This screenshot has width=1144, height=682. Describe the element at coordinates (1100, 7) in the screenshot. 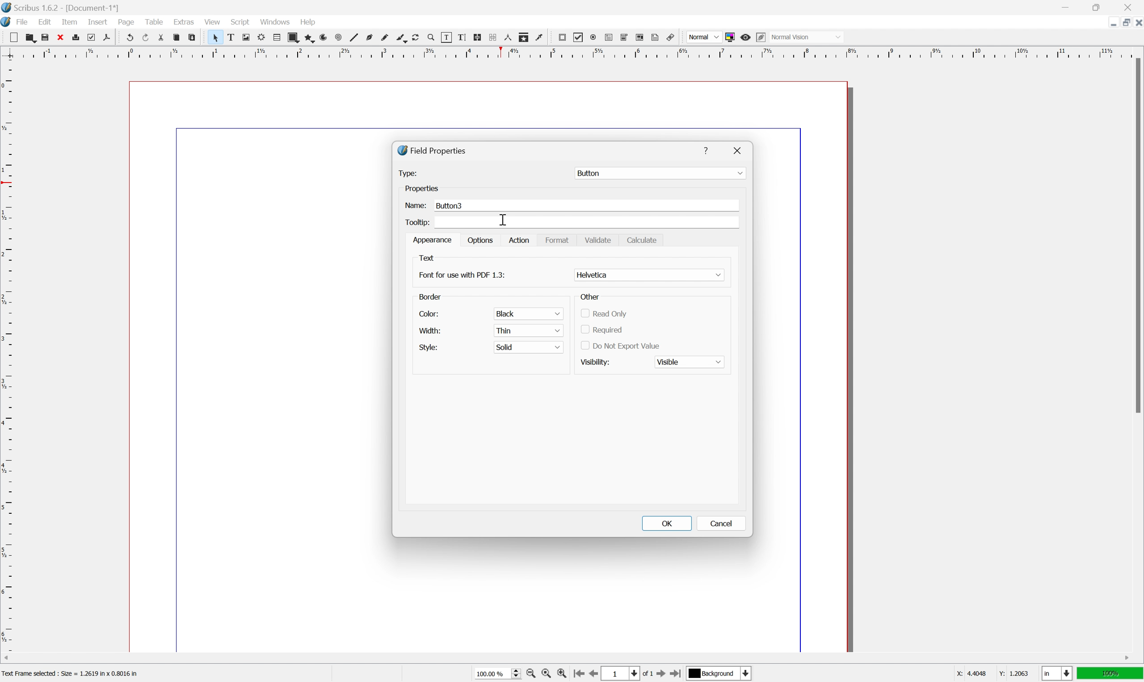

I see `restore down` at that location.